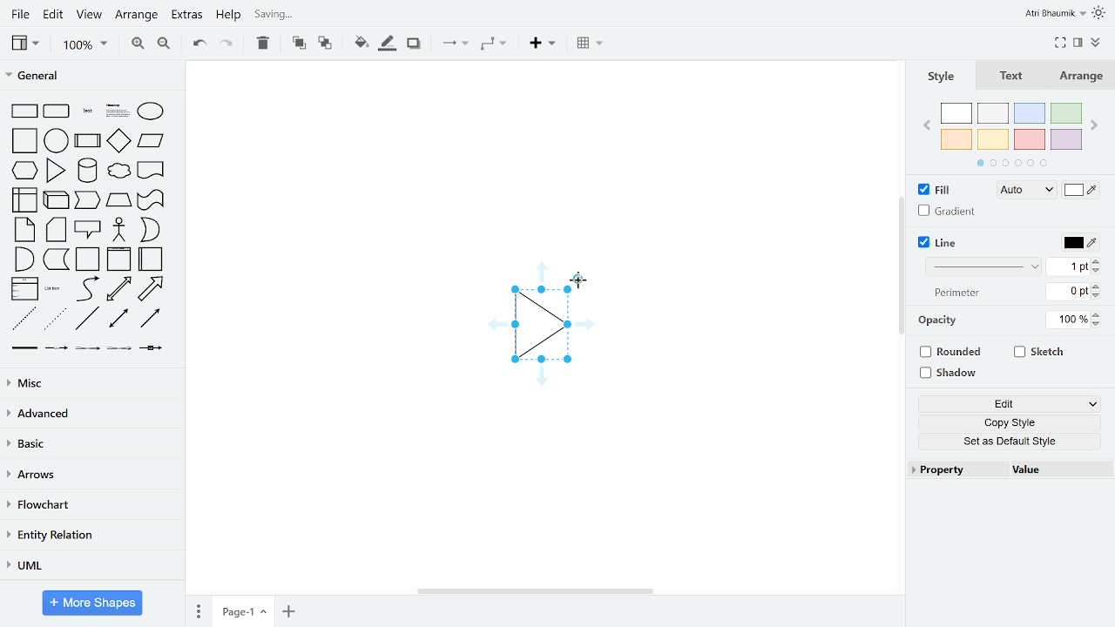 Image resolution: width=1115 pixels, height=627 pixels. I want to click on increase perimeter, so click(1097, 286).